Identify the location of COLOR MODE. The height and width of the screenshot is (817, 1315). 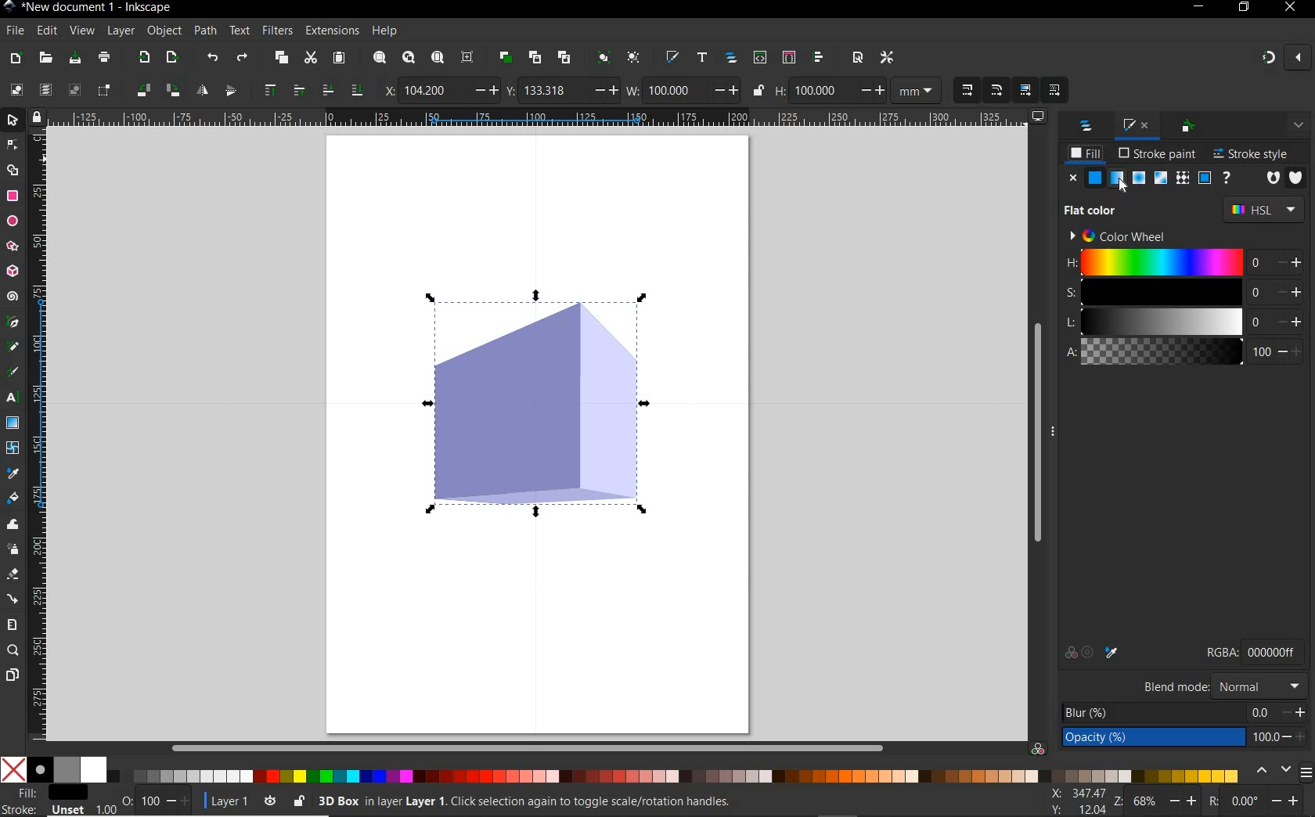
(621, 770).